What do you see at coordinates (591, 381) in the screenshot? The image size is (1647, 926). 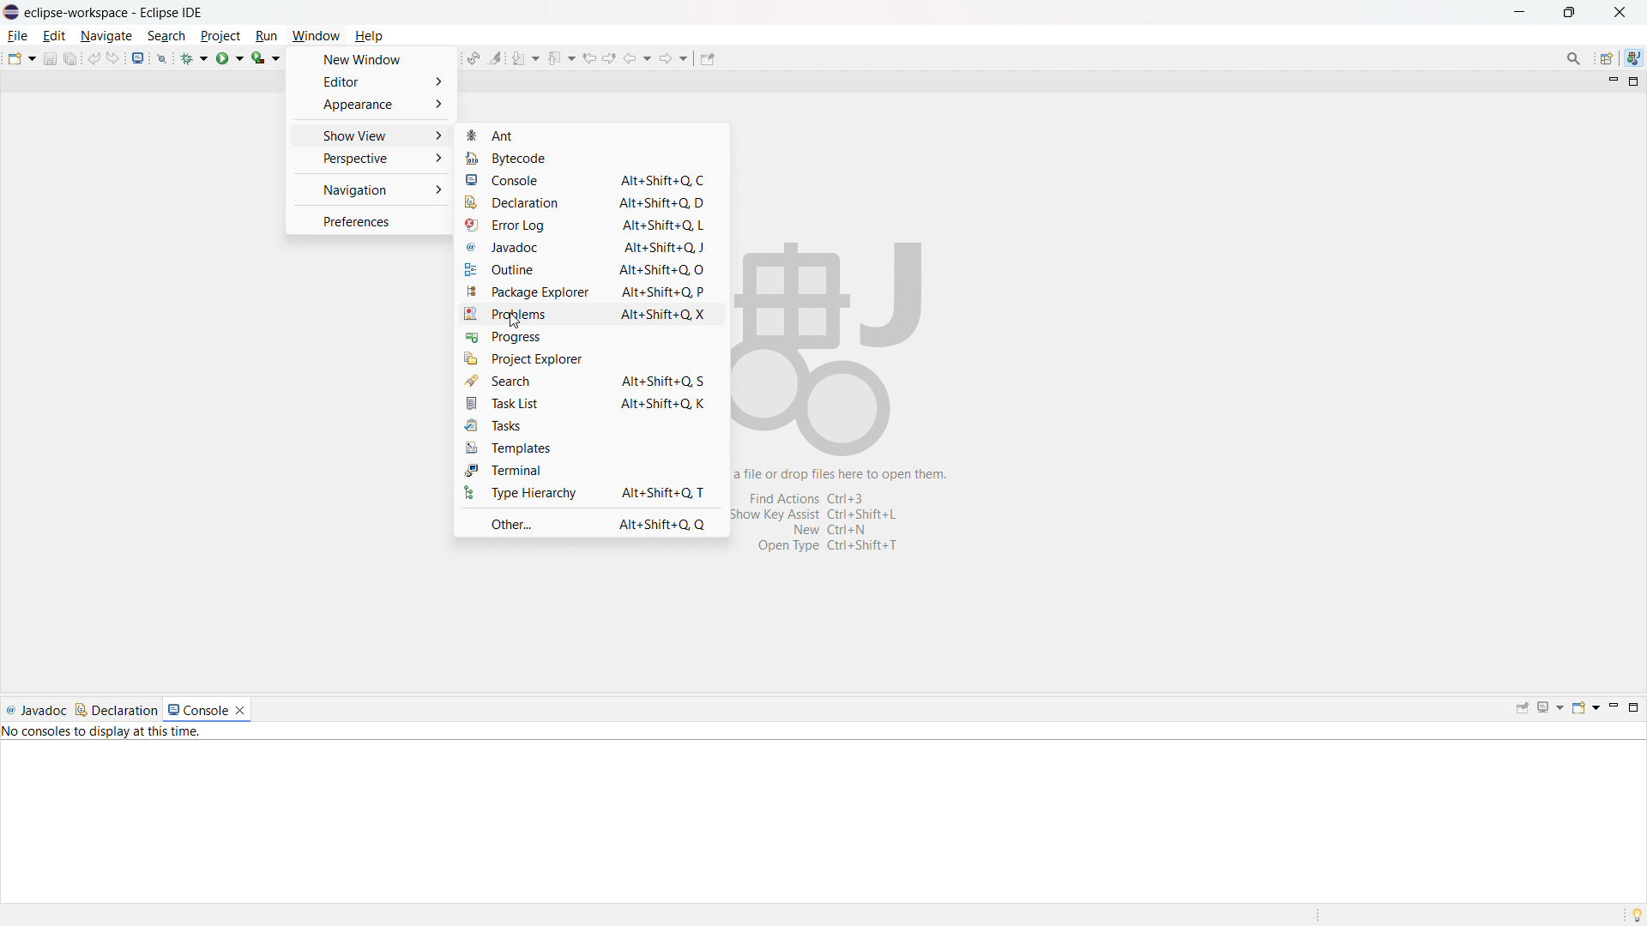 I see `search` at bounding box center [591, 381].